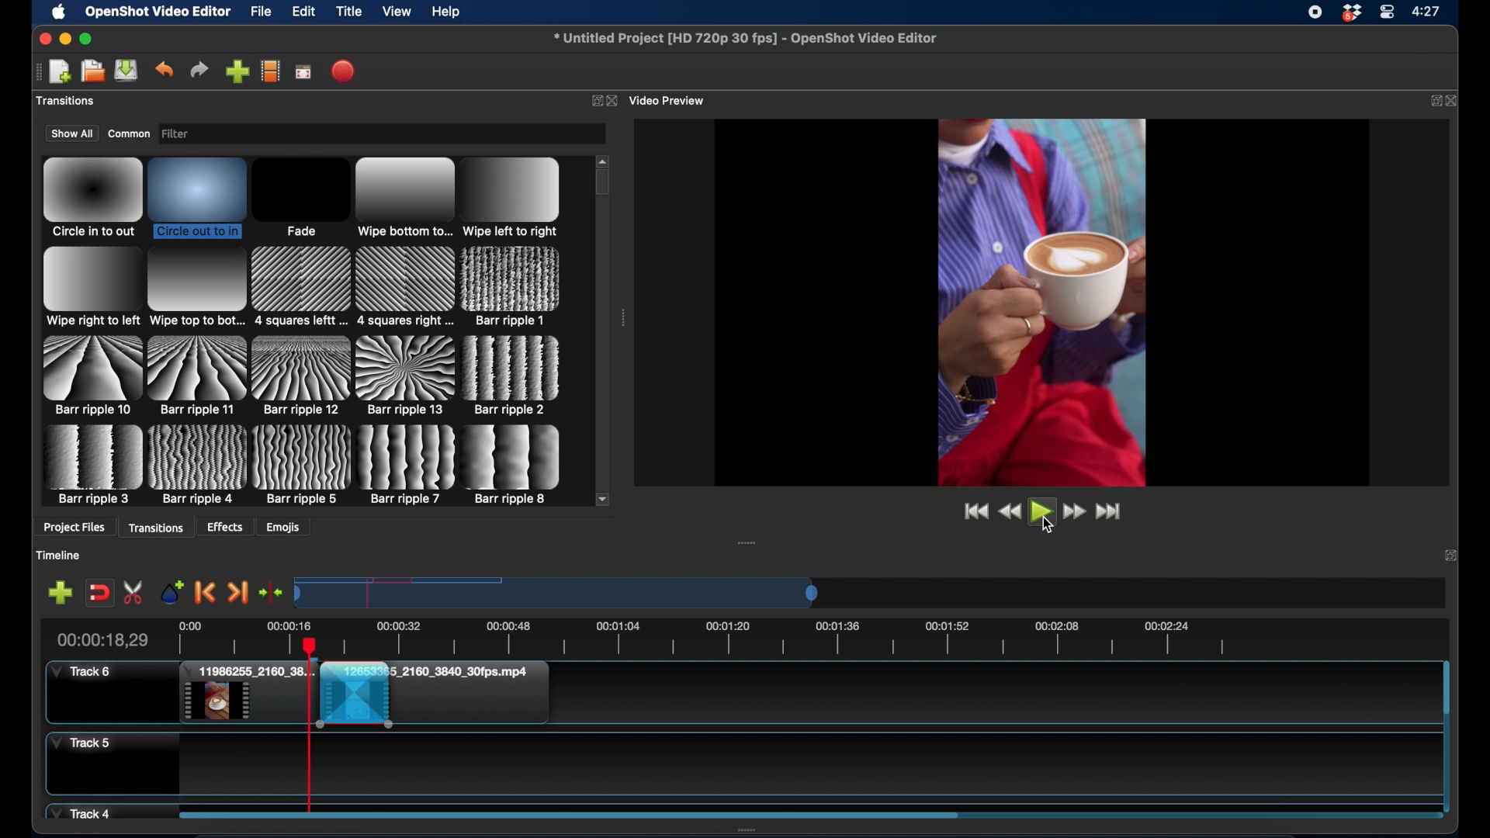 This screenshot has height=838, width=1490. I want to click on transition, so click(196, 288).